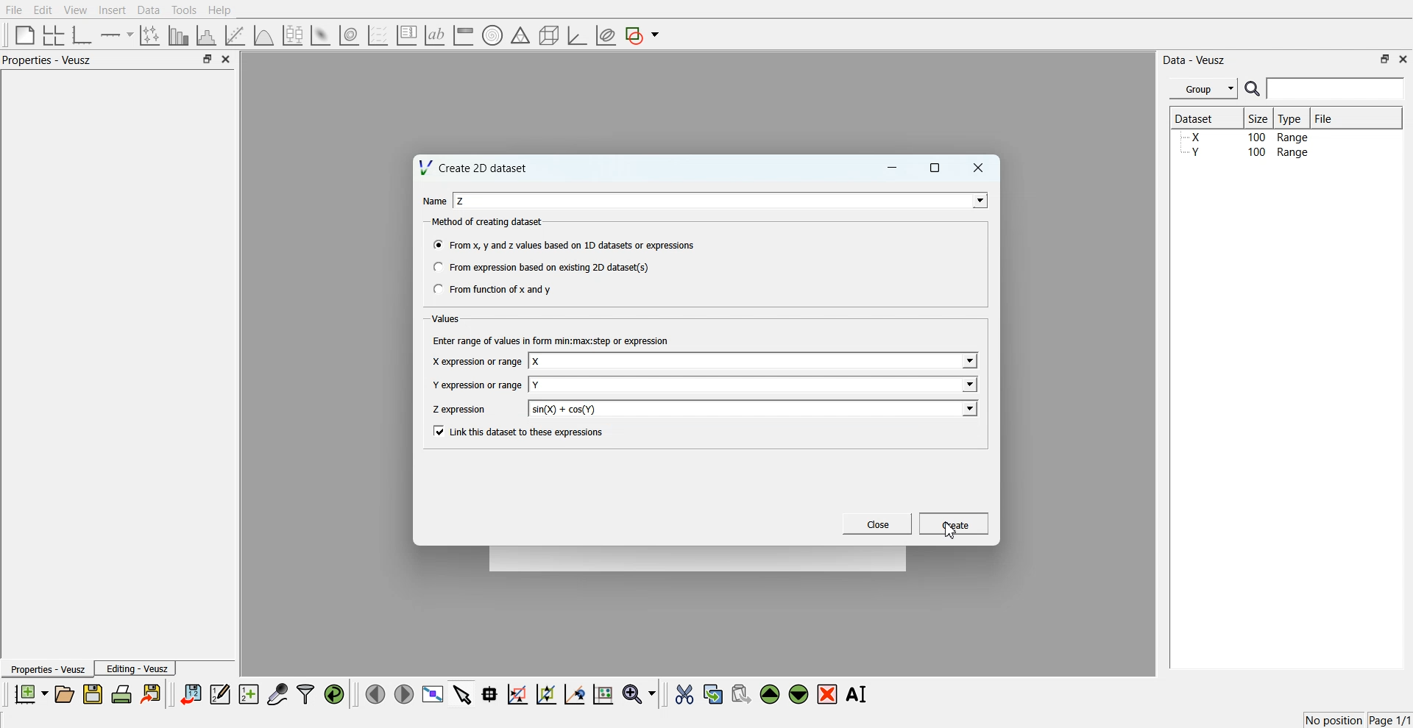 The height and width of the screenshot is (728, 1413). I want to click on Drop down, so click(977, 200).